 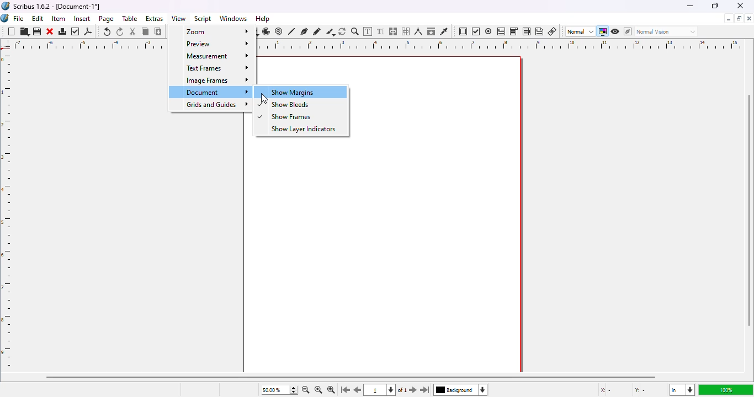 What do you see at coordinates (25, 32) in the screenshot?
I see `open` at bounding box center [25, 32].